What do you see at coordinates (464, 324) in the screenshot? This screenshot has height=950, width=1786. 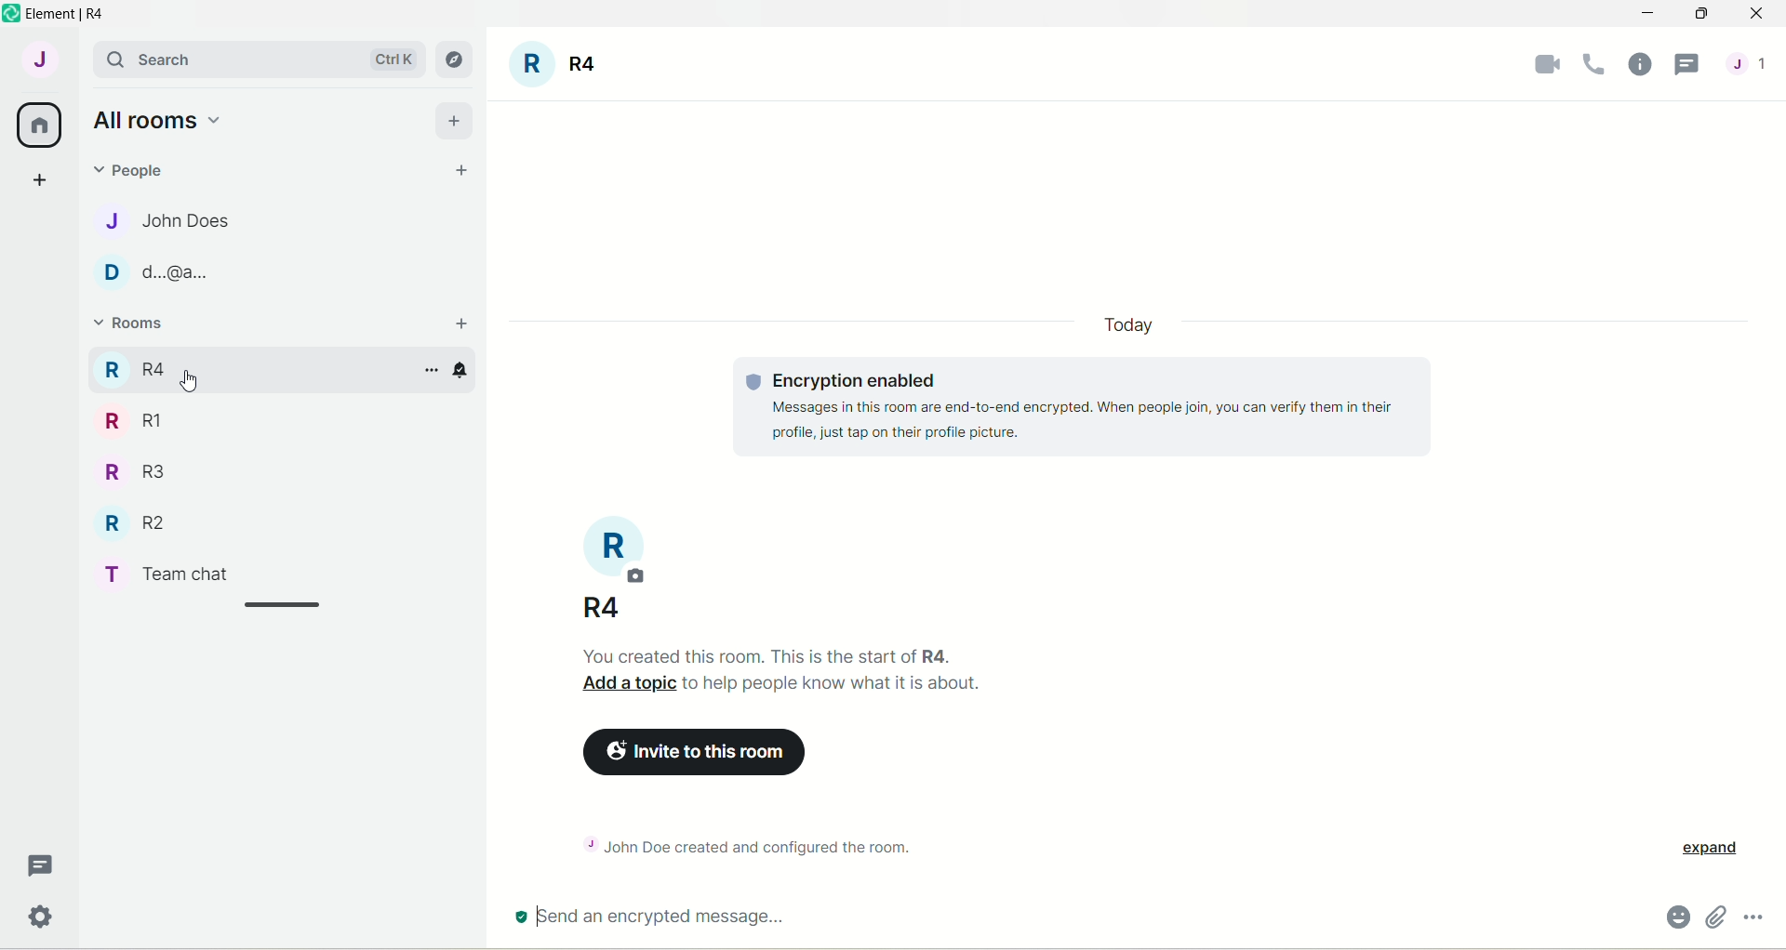 I see `add` at bounding box center [464, 324].